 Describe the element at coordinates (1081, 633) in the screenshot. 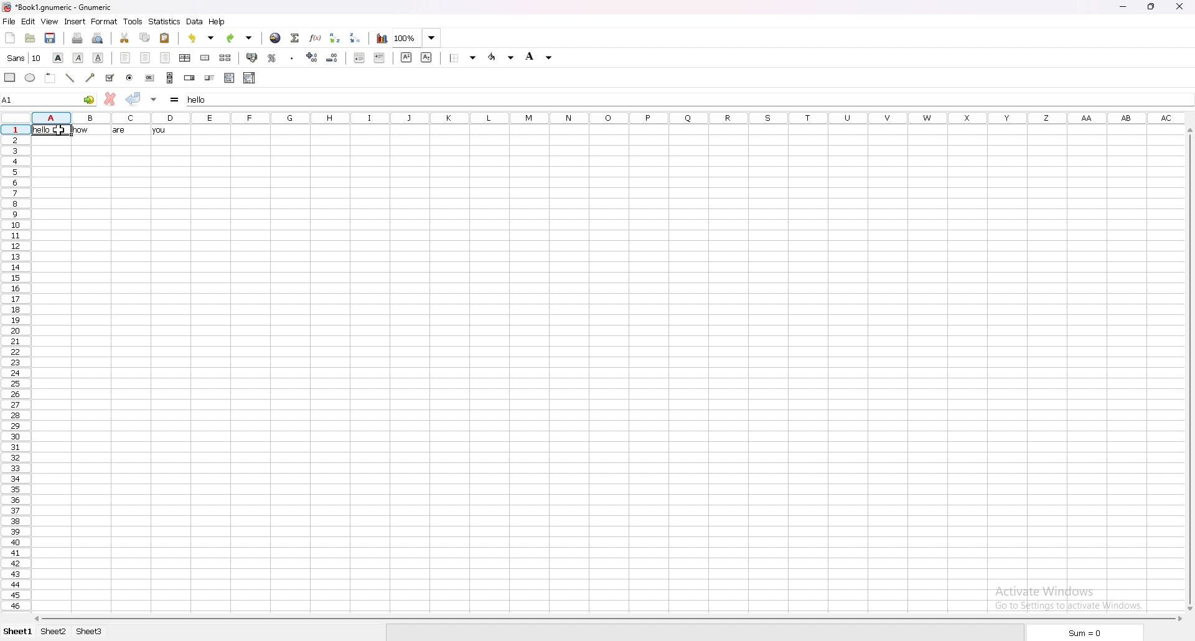

I see `sum` at that location.